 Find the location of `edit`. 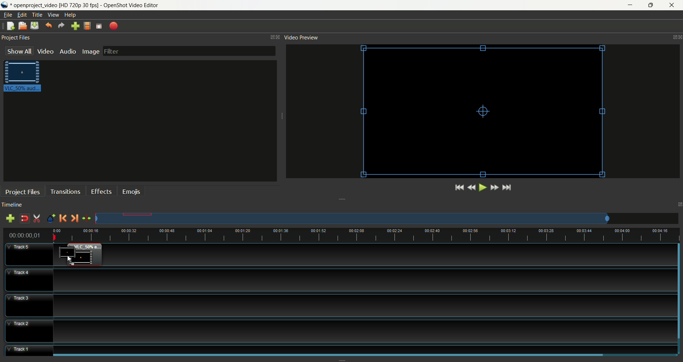

edit is located at coordinates (22, 15).